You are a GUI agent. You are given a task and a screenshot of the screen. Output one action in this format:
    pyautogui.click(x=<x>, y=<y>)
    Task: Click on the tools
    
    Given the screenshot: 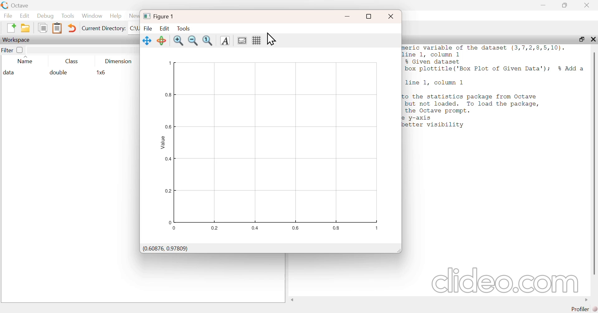 What is the action you would take?
    pyautogui.click(x=184, y=28)
    